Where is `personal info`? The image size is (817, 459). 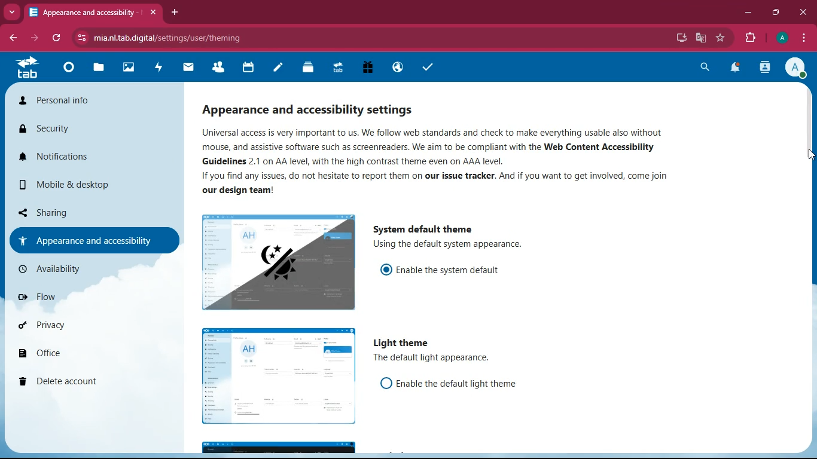
personal info is located at coordinates (92, 103).